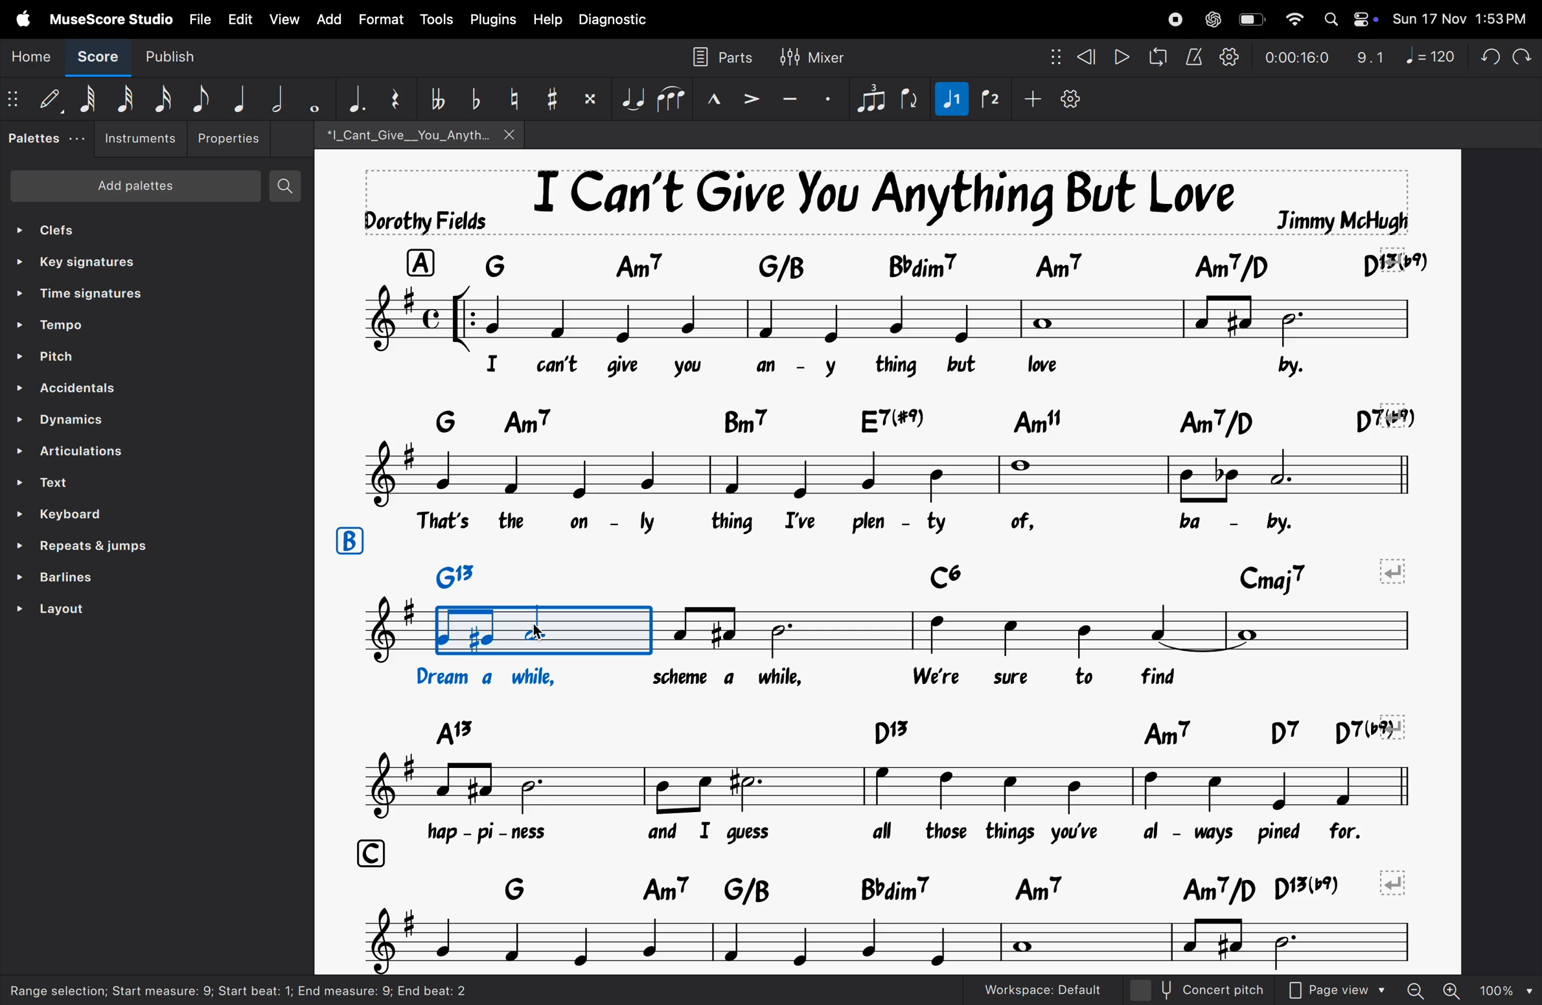 The image size is (1542, 1005). I want to click on notes, so click(881, 471).